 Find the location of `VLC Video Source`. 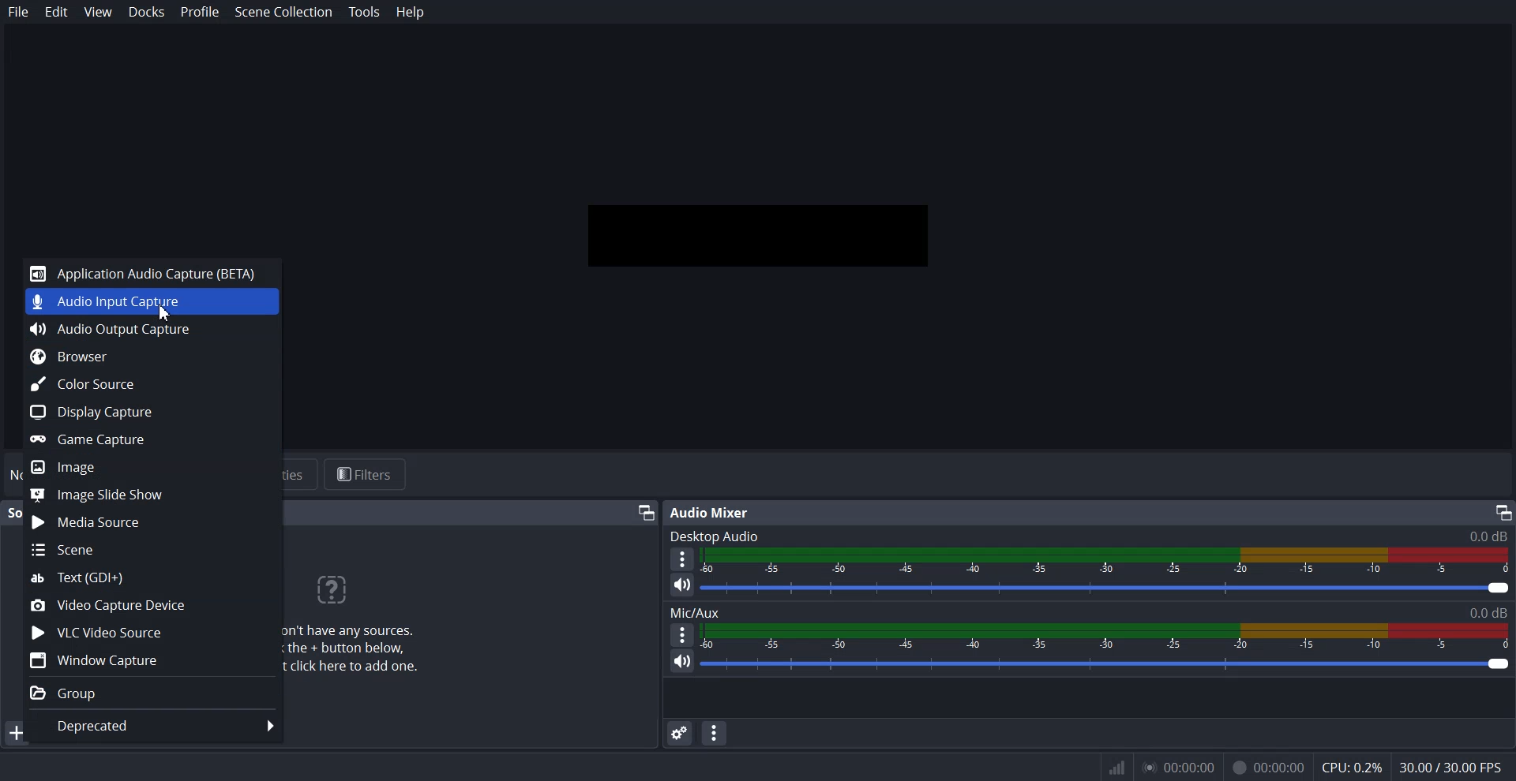

VLC Video Source is located at coordinates (152, 633).